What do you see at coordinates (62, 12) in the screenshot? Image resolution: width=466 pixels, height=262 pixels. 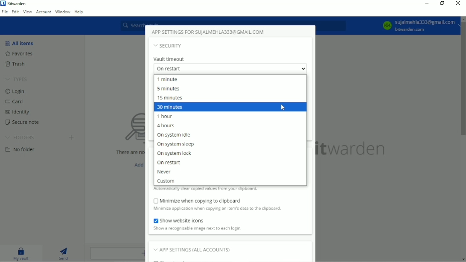 I see `Window` at bounding box center [62, 12].